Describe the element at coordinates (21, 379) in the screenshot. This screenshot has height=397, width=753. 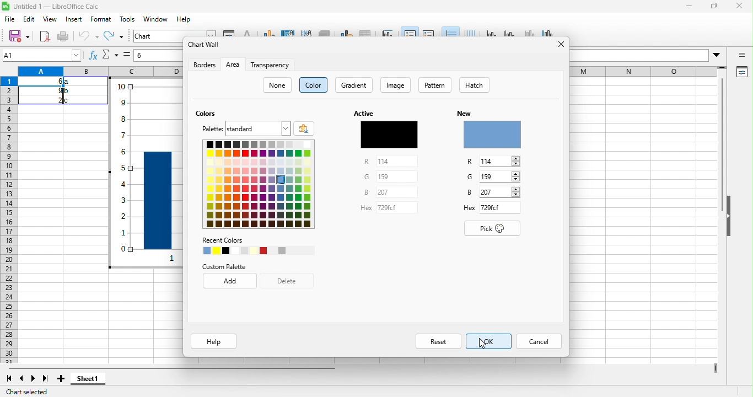
I see `previous` at that location.